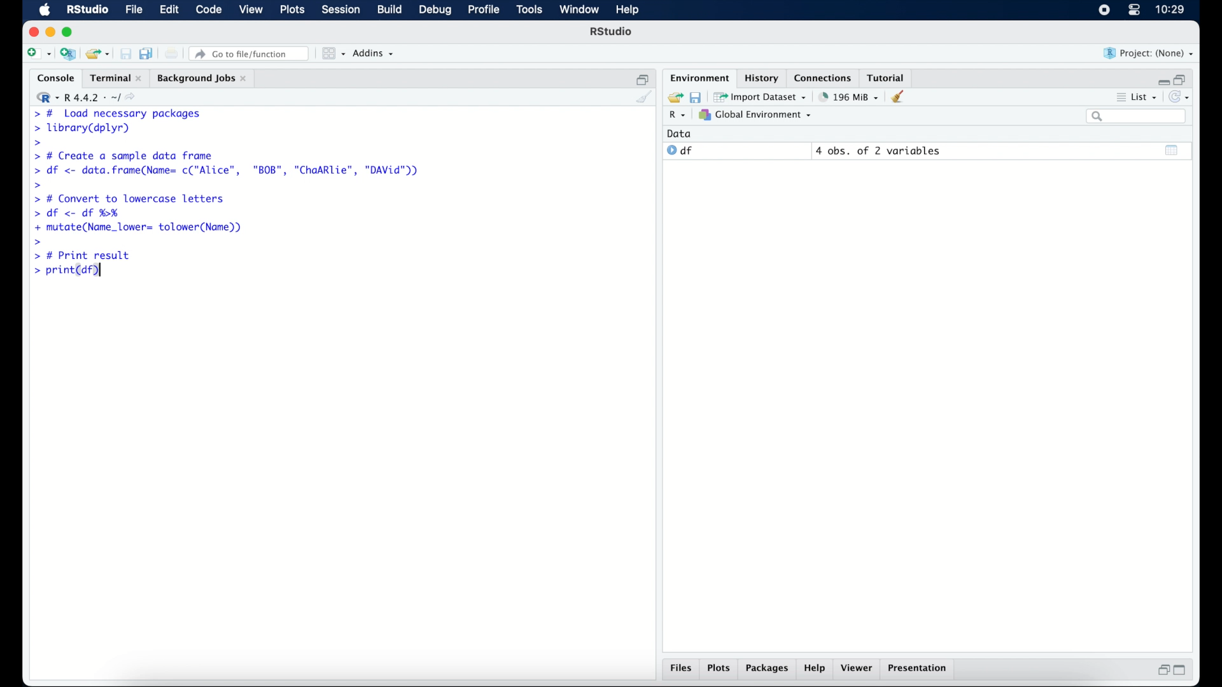  What do you see at coordinates (89, 98) in the screenshot?
I see `R 4.4.2` at bounding box center [89, 98].